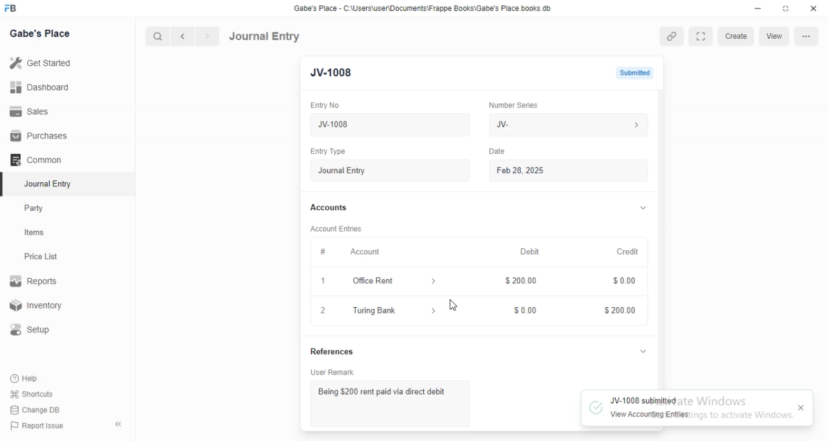 The width and height of the screenshot is (828, 441). What do you see at coordinates (336, 208) in the screenshot?
I see `Accounts` at bounding box center [336, 208].